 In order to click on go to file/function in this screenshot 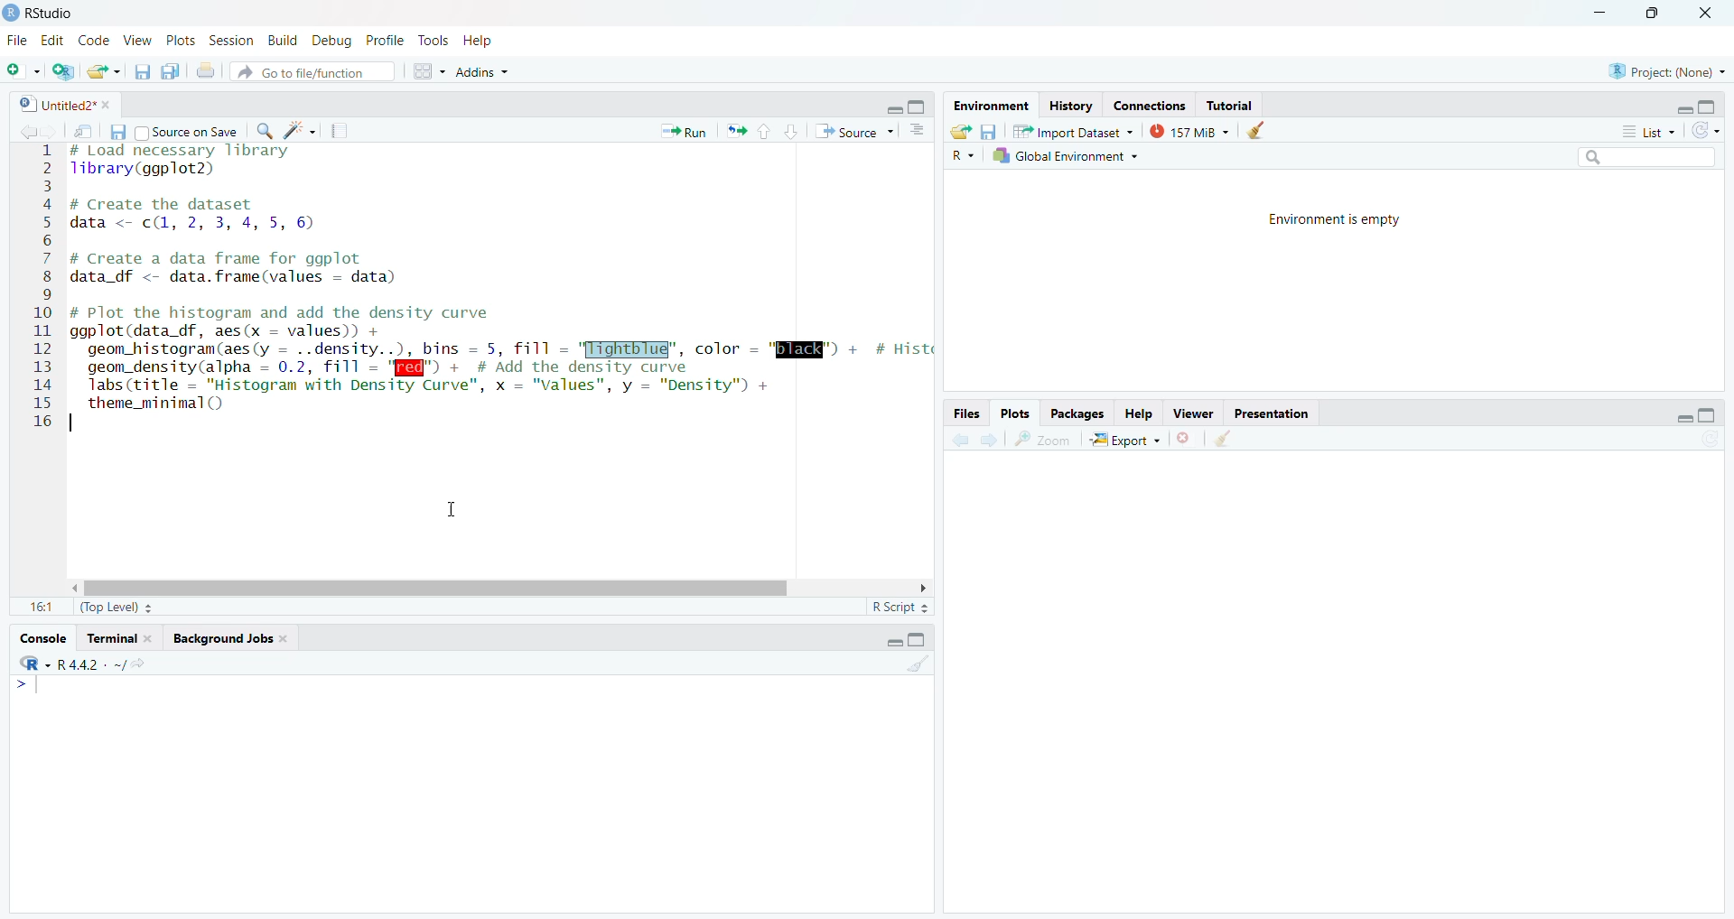, I will do `click(313, 73)`.